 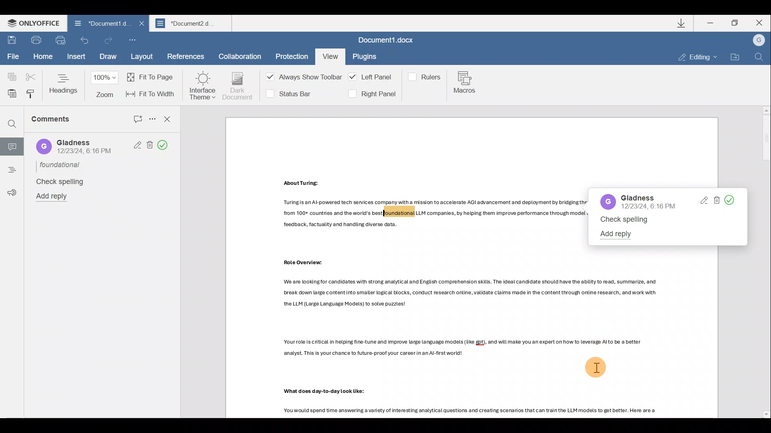 What do you see at coordinates (711, 22) in the screenshot?
I see `Minimize` at bounding box center [711, 22].